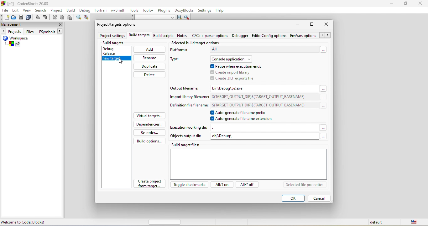 Image resolution: width=428 pixels, height=226 pixels. Describe the element at coordinates (292, 198) in the screenshot. I see `ok` at that location.